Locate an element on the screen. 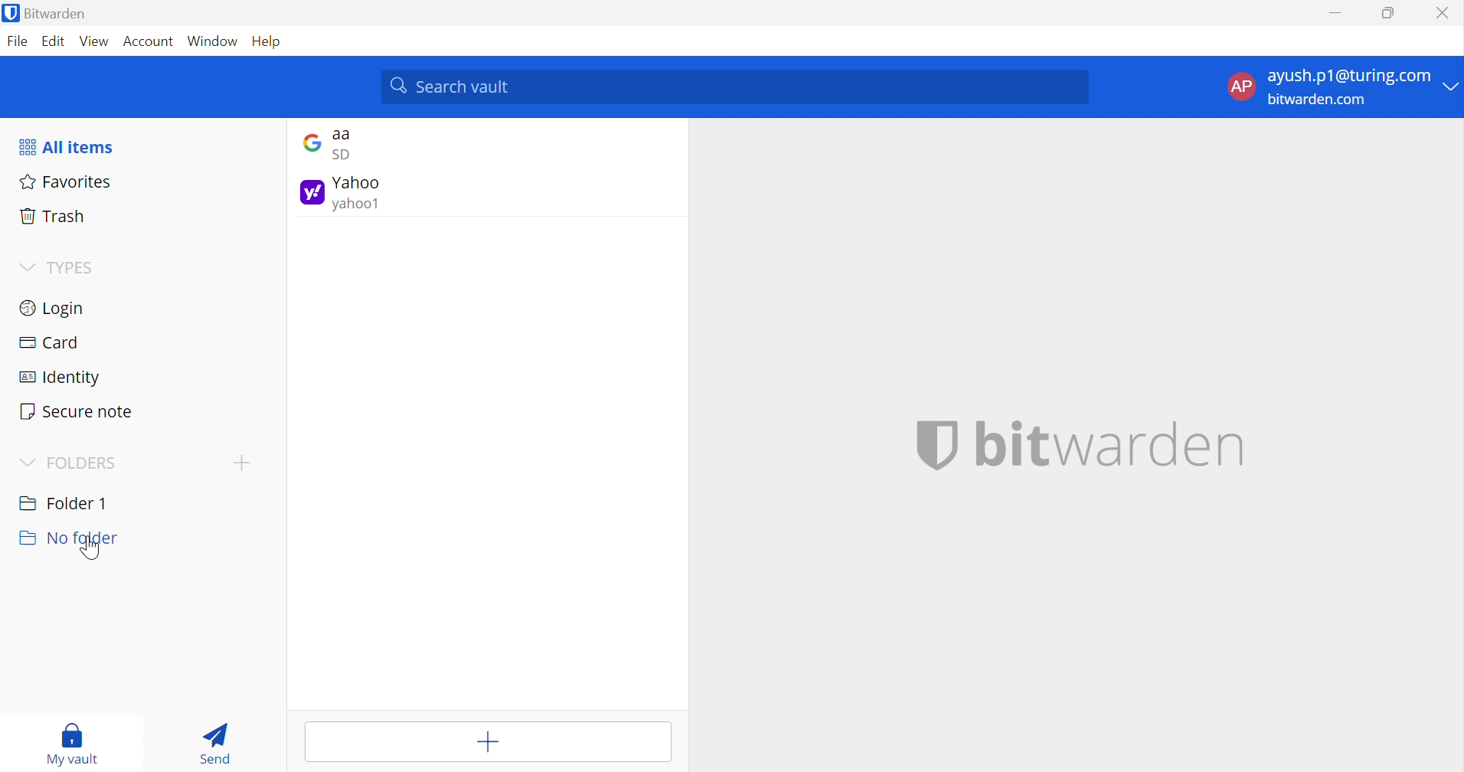 Image resolution: width=1464 pixels, height=772 pixels. View is located at coordinates (94, 41).